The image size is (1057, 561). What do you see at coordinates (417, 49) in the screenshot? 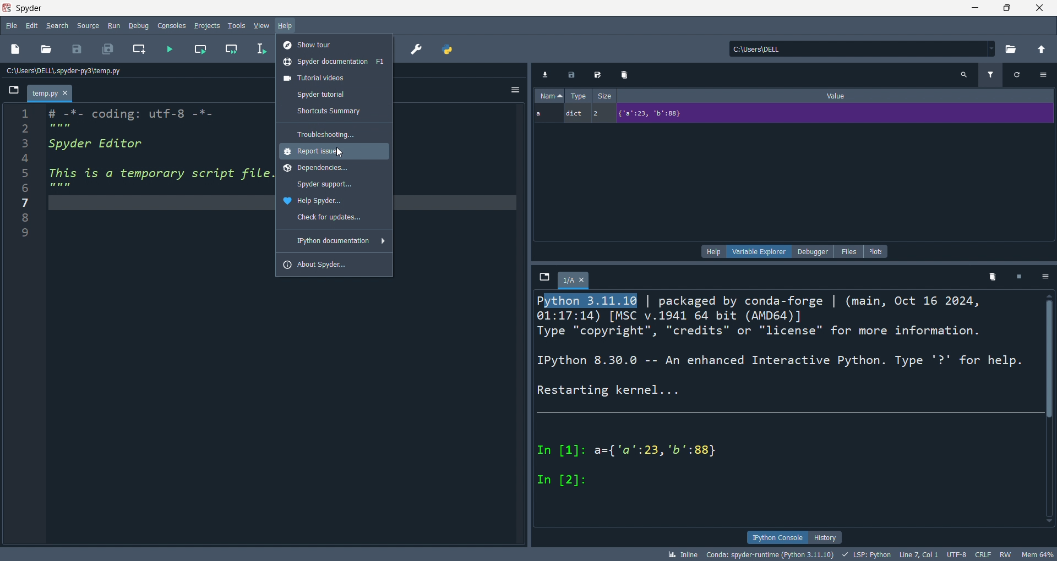
I see `preferences` at bounding box center [417, 49].